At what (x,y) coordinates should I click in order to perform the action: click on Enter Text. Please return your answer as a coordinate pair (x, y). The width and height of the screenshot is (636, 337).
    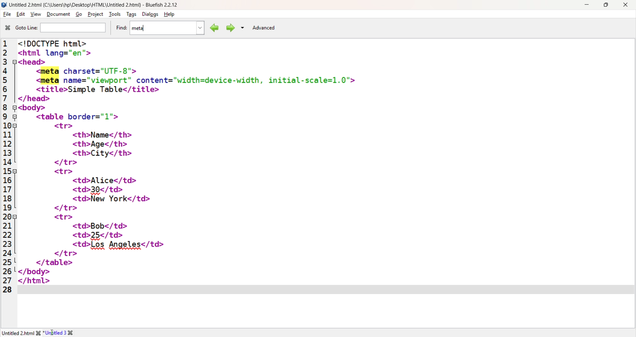
    Looking at the image, I should click on (325, 289).